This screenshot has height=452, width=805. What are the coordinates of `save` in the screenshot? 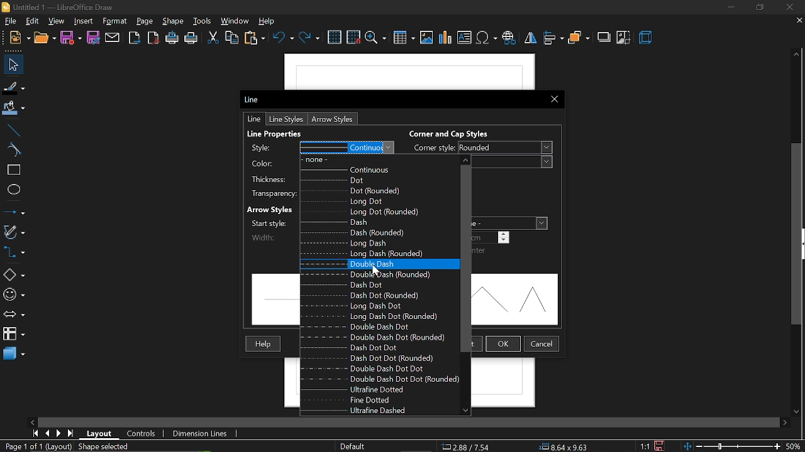 It's located at (71, 38).